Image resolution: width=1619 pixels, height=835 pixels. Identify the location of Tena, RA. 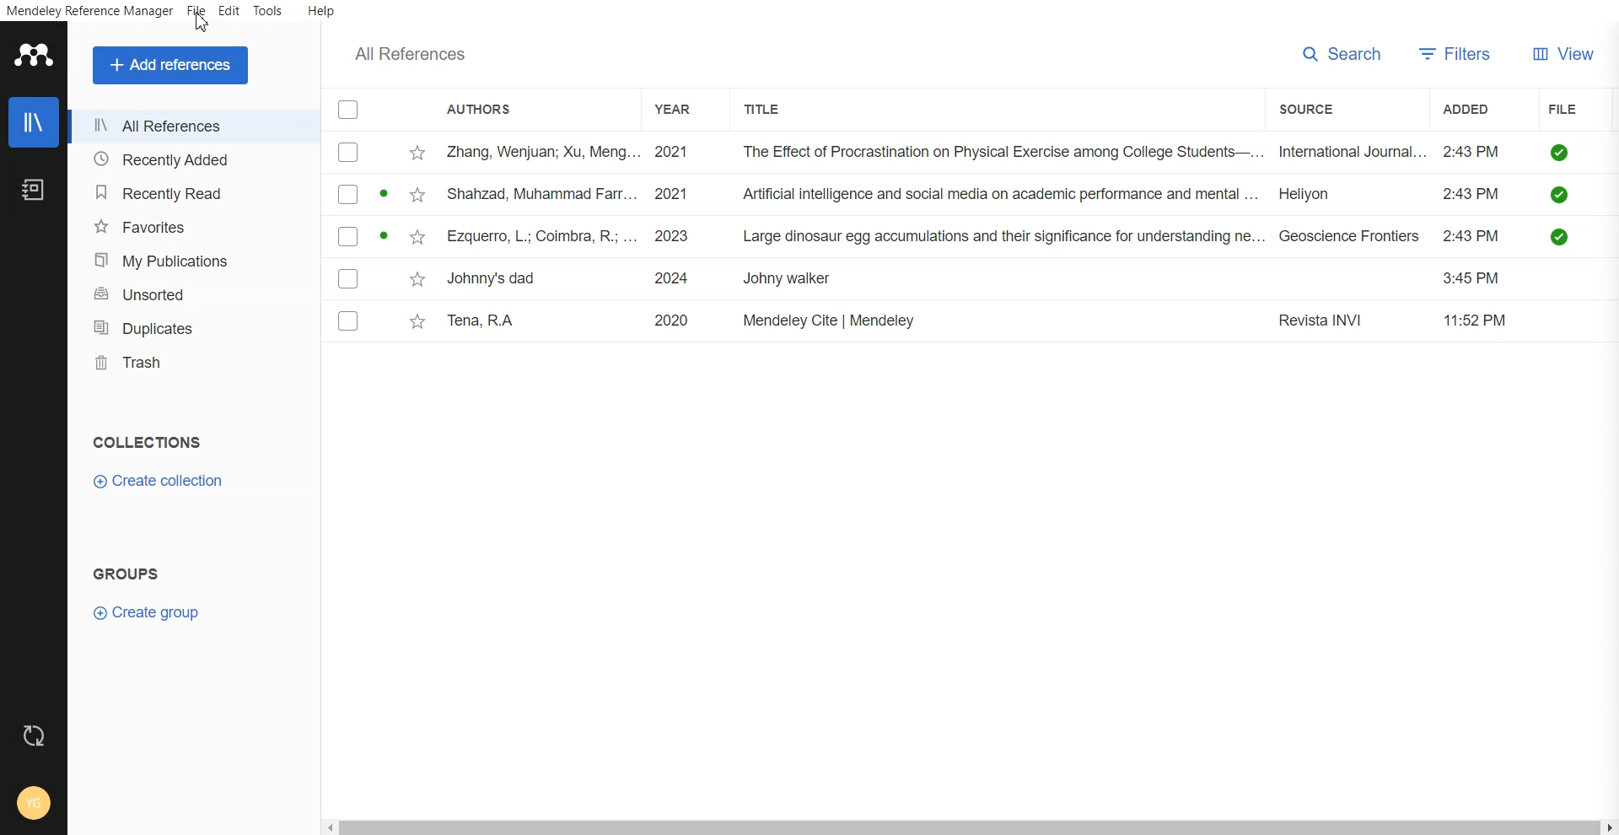
(486, 321).